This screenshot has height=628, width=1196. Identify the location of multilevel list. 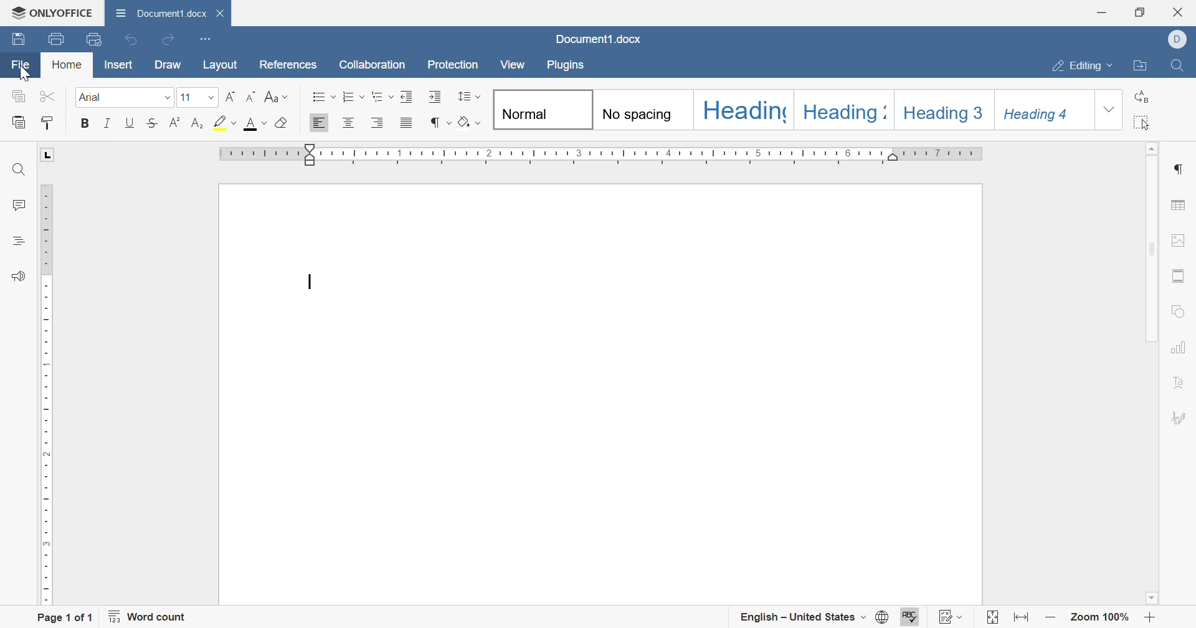
(383, 97).